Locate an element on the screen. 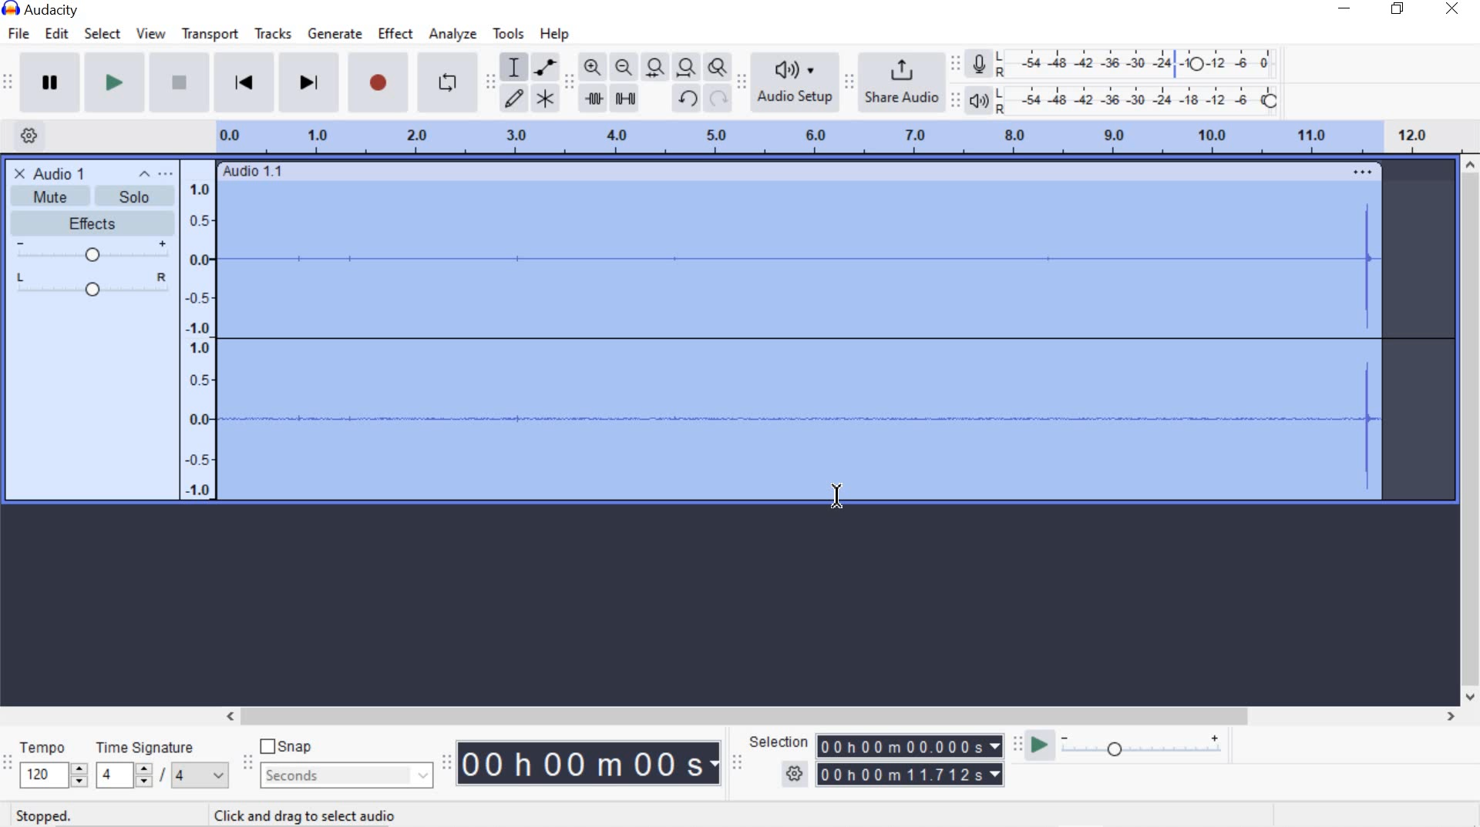 This screenshot has height=827, width=1480. Trim audio outside selection is located at coordinates (593, 97).